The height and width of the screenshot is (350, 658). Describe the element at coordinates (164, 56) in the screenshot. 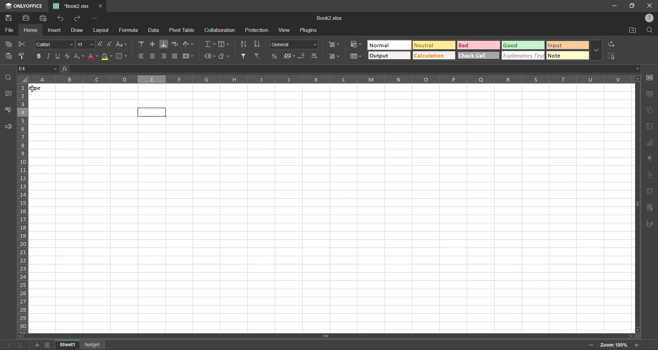

I see `align bottom` at that location.